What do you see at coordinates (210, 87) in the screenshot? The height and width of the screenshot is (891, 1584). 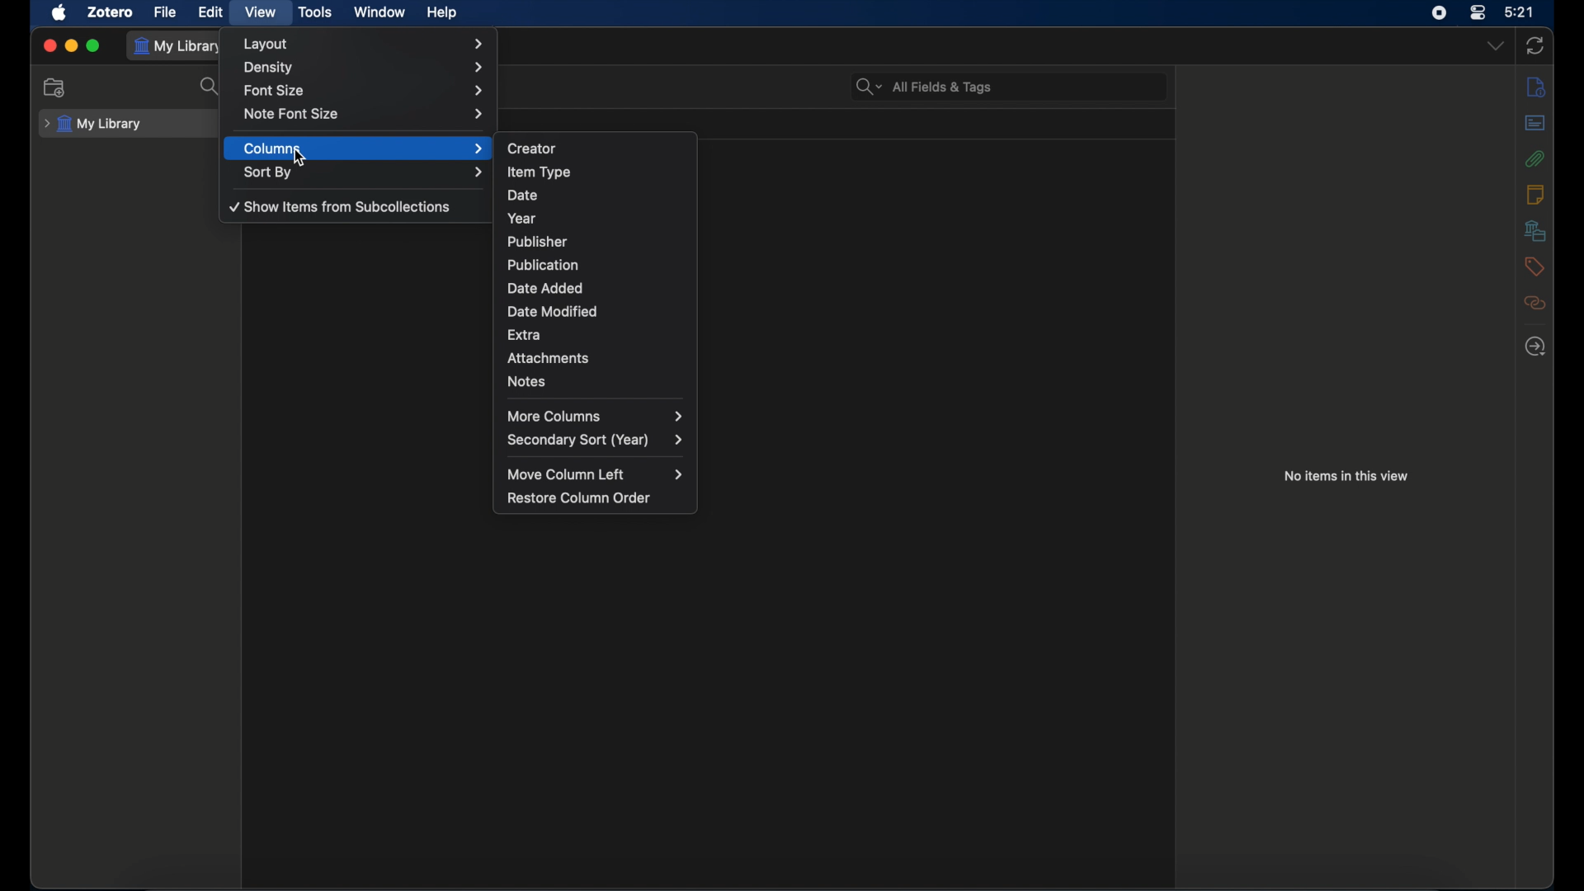 I see `search` at bounding box center [210, 87].